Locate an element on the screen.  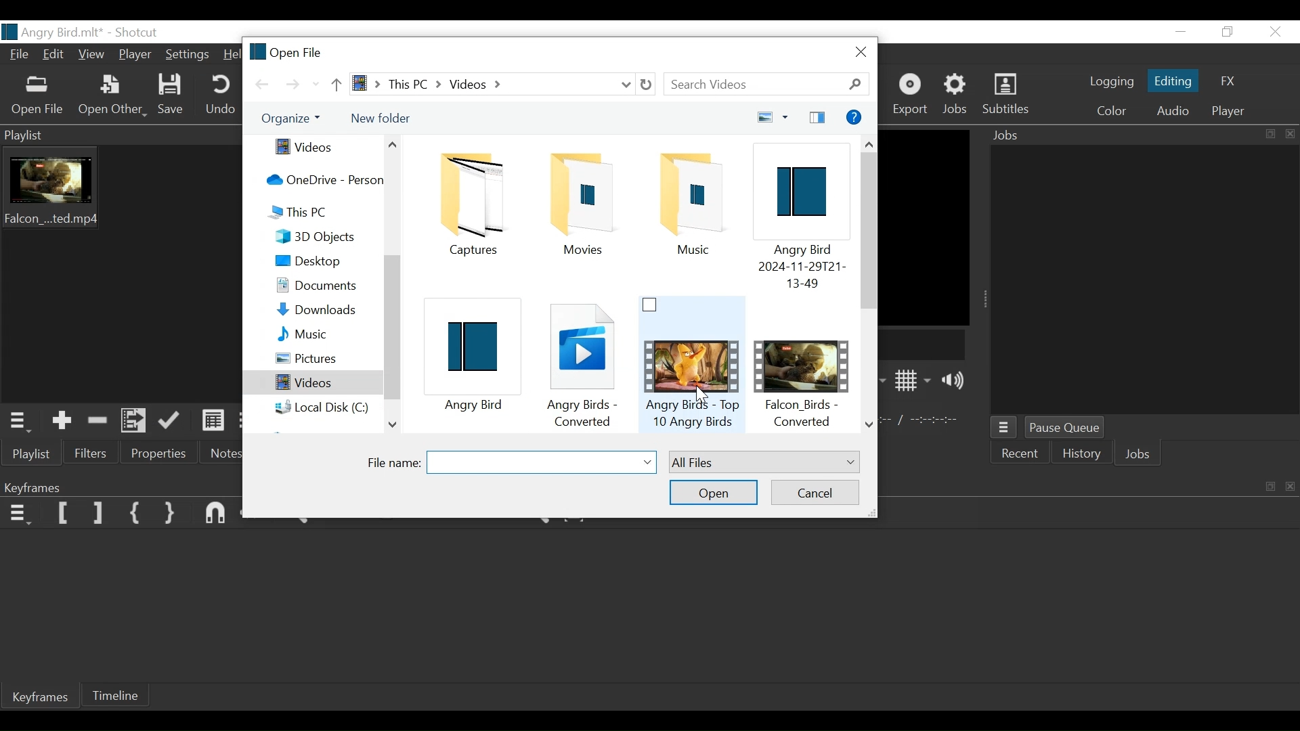
Scroll up is located at coordinates (391, 143).